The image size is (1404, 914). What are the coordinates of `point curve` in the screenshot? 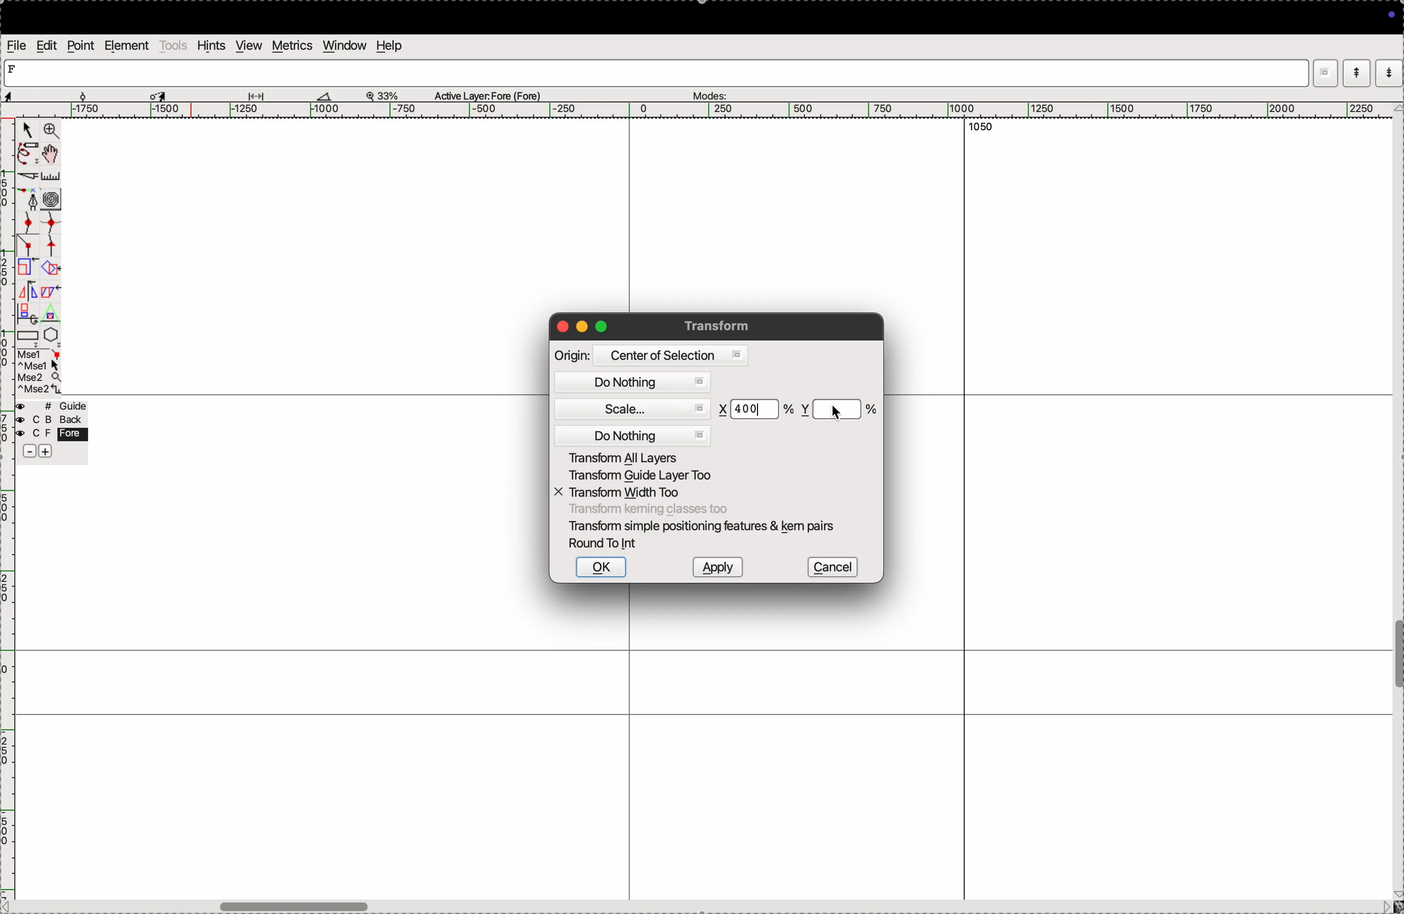 It's located at (29, 223).